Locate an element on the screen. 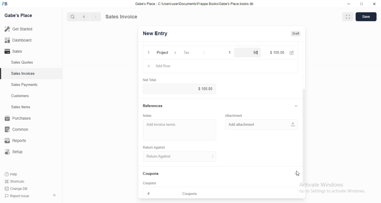 The image size is (381, 203). Save is located at coordinates (366, 17).